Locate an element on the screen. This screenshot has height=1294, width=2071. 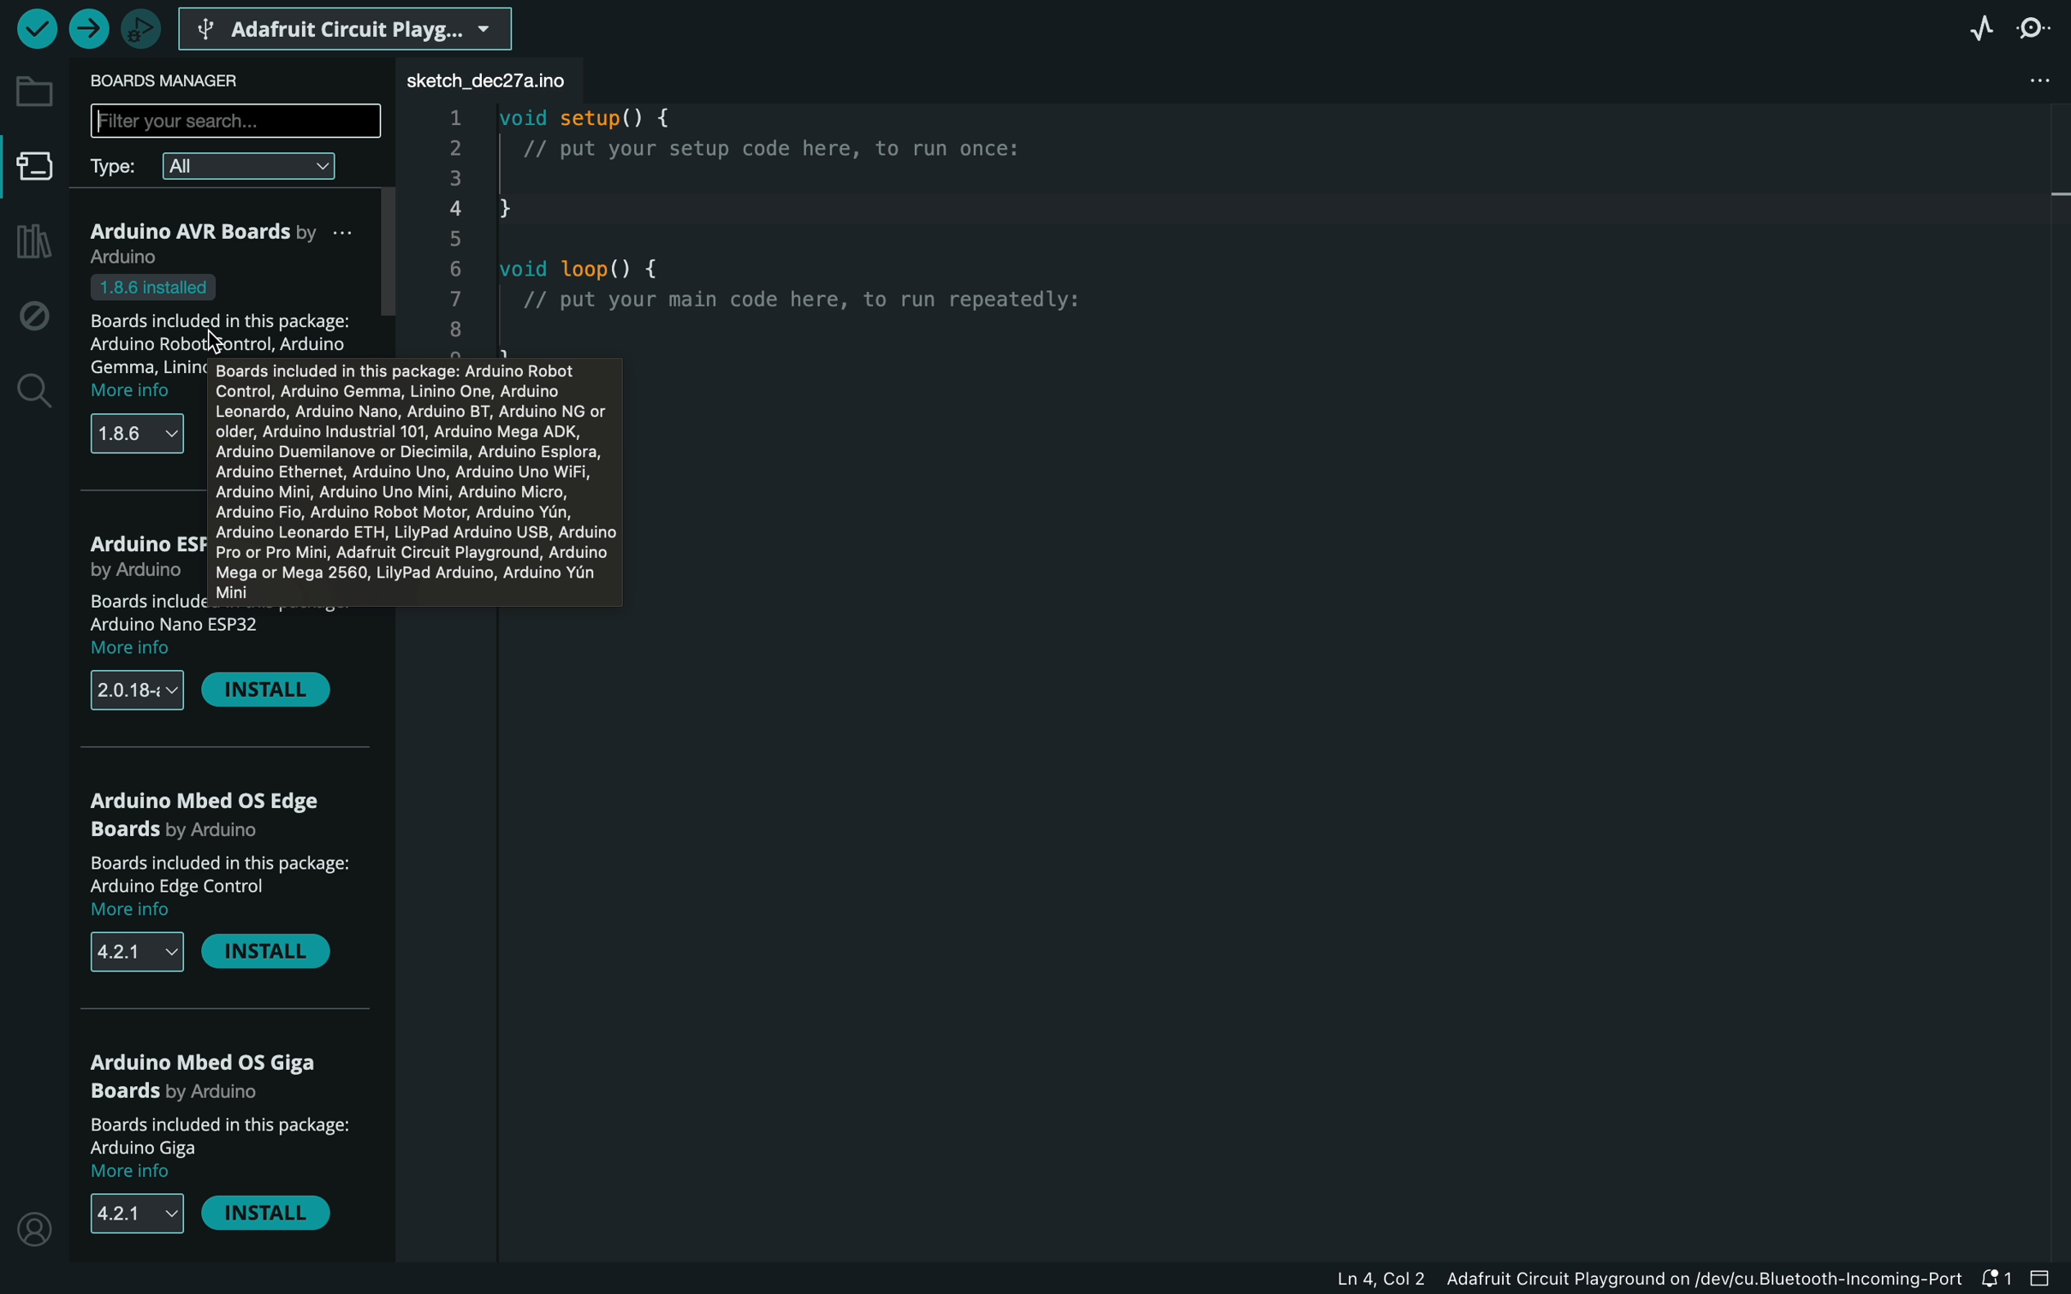
versions is located at coordinates (134, 690).